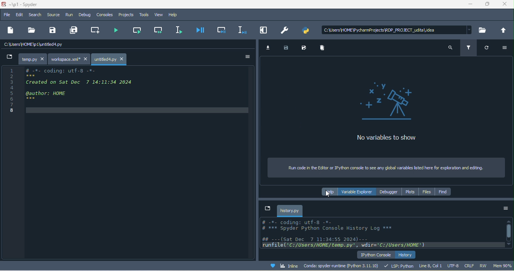 This screenshot has height=271, width=514. Describe the element at coordinates (470, 266) in the screenshot. I see `crlf` at that location.